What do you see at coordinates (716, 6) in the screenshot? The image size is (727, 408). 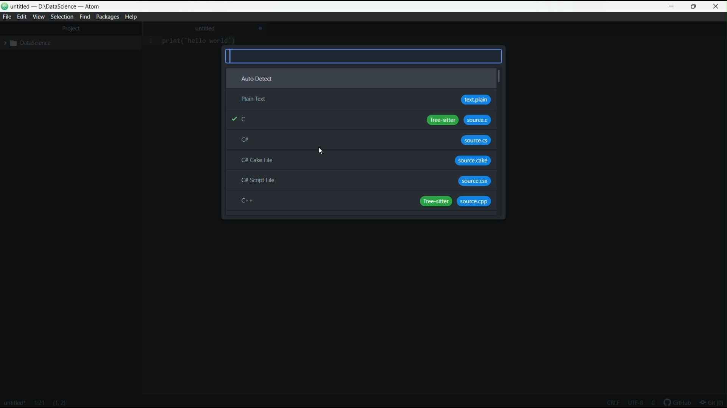 I see `close app` at bounding box center [716, 6].